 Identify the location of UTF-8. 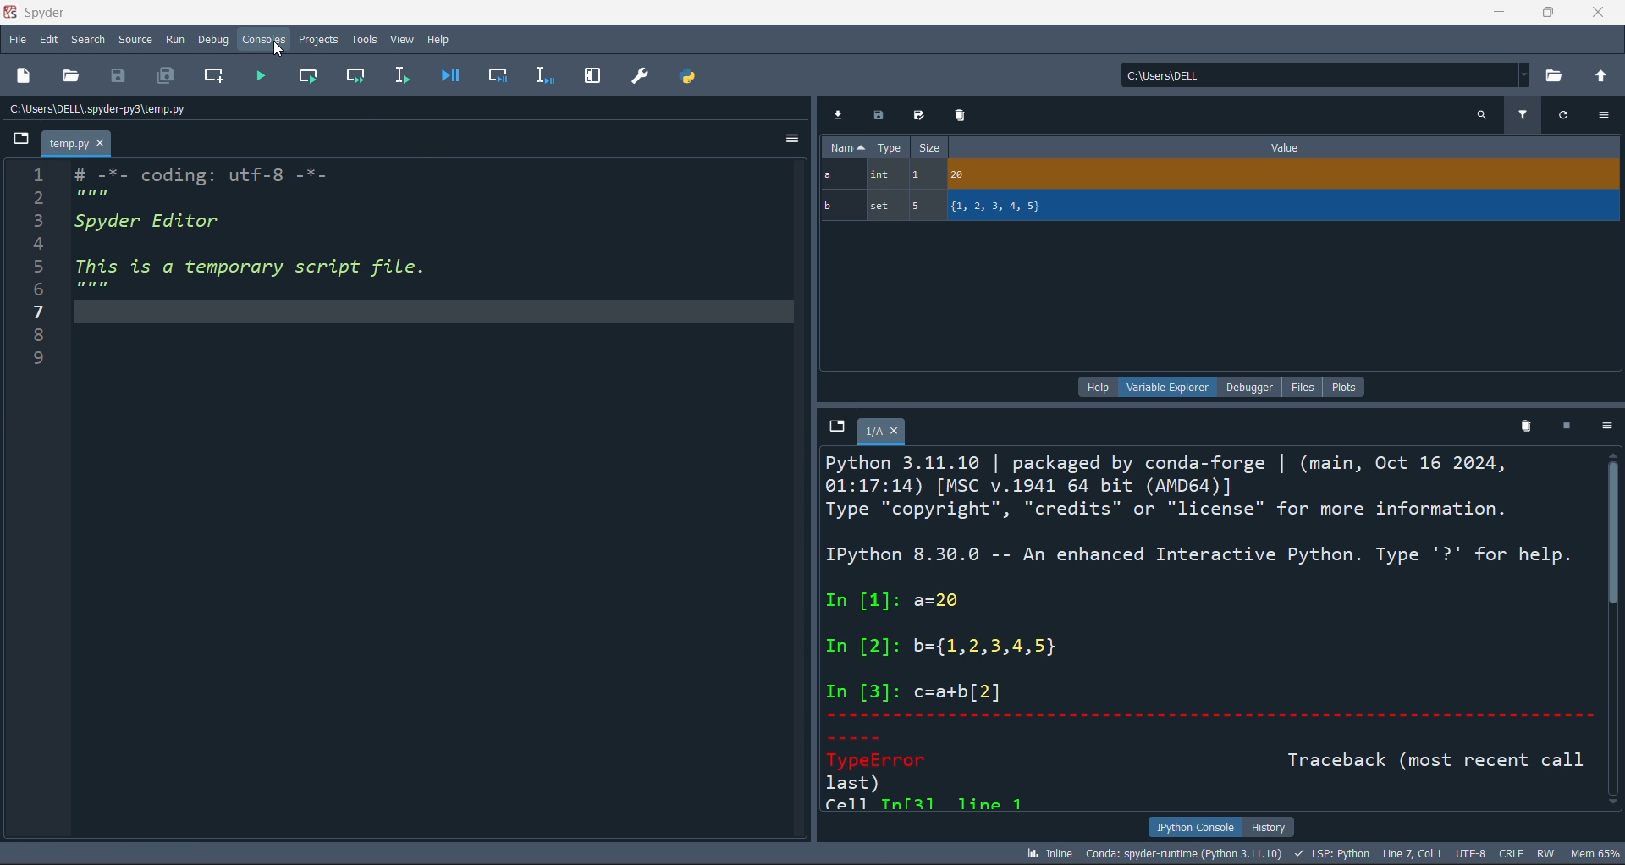
(1471, 852).